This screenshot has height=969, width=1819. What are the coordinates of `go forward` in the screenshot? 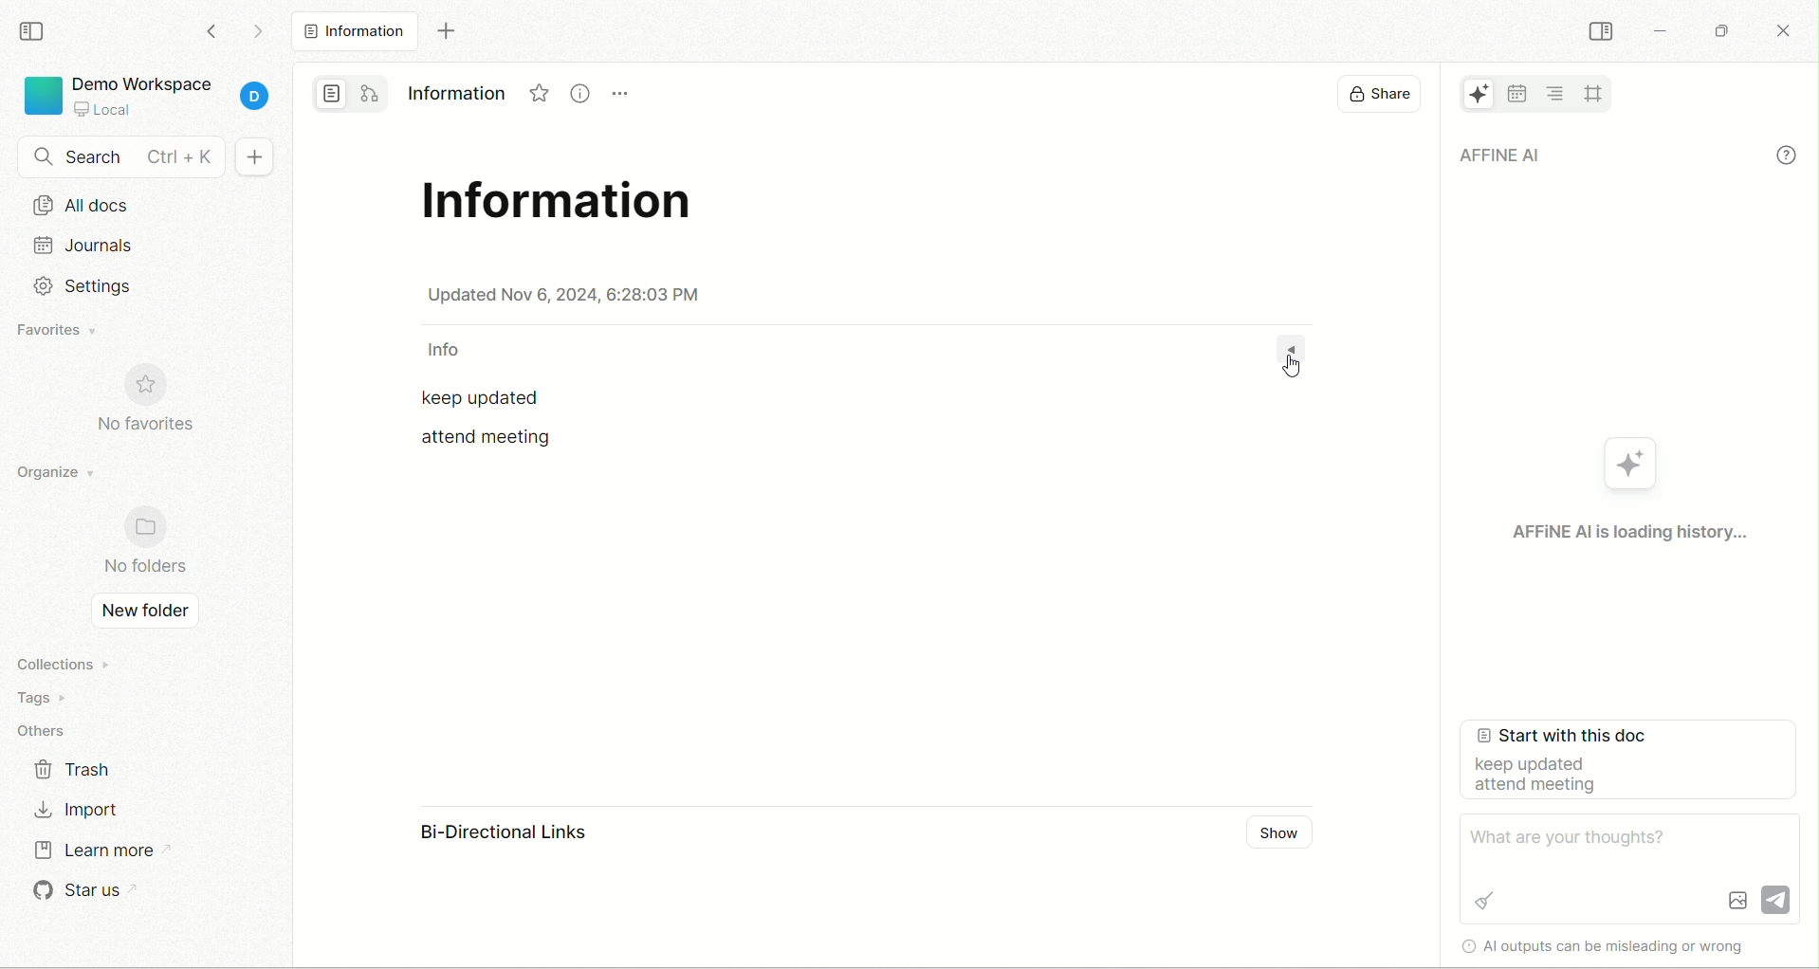 It's located at (253, 32).